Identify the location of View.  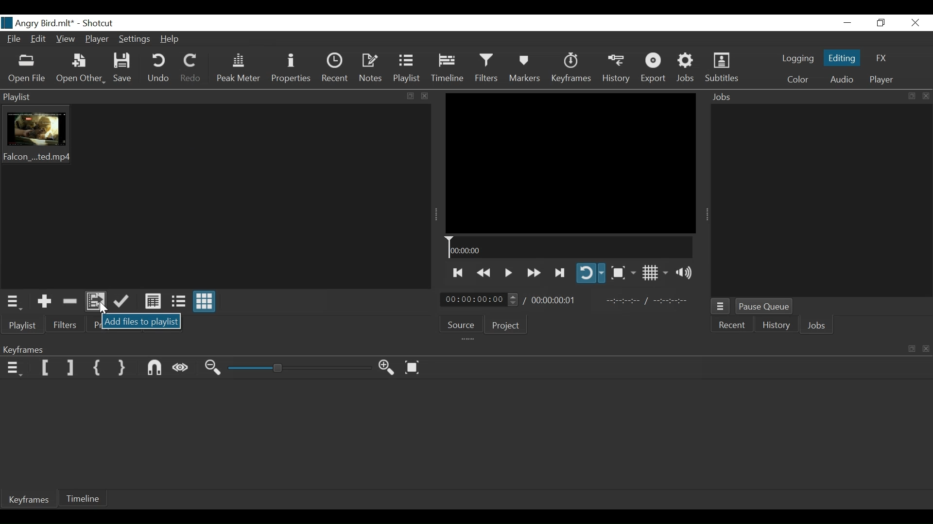
(67, 39).